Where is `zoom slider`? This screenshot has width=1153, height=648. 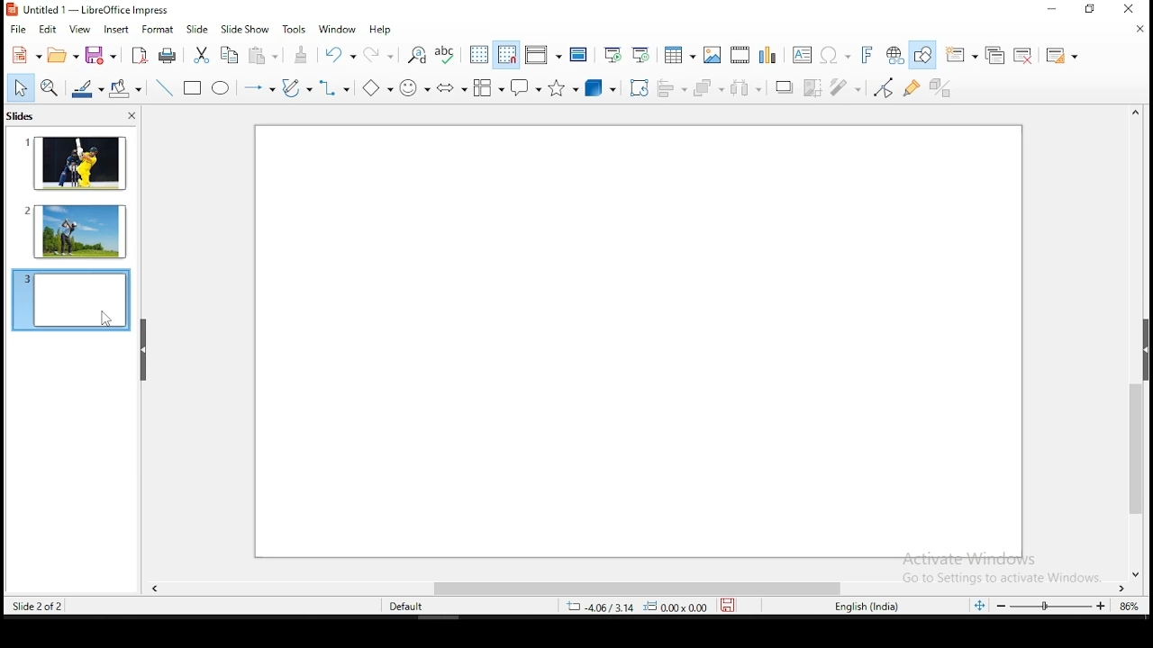
zoom slider is located at coordinates (1050, 607).